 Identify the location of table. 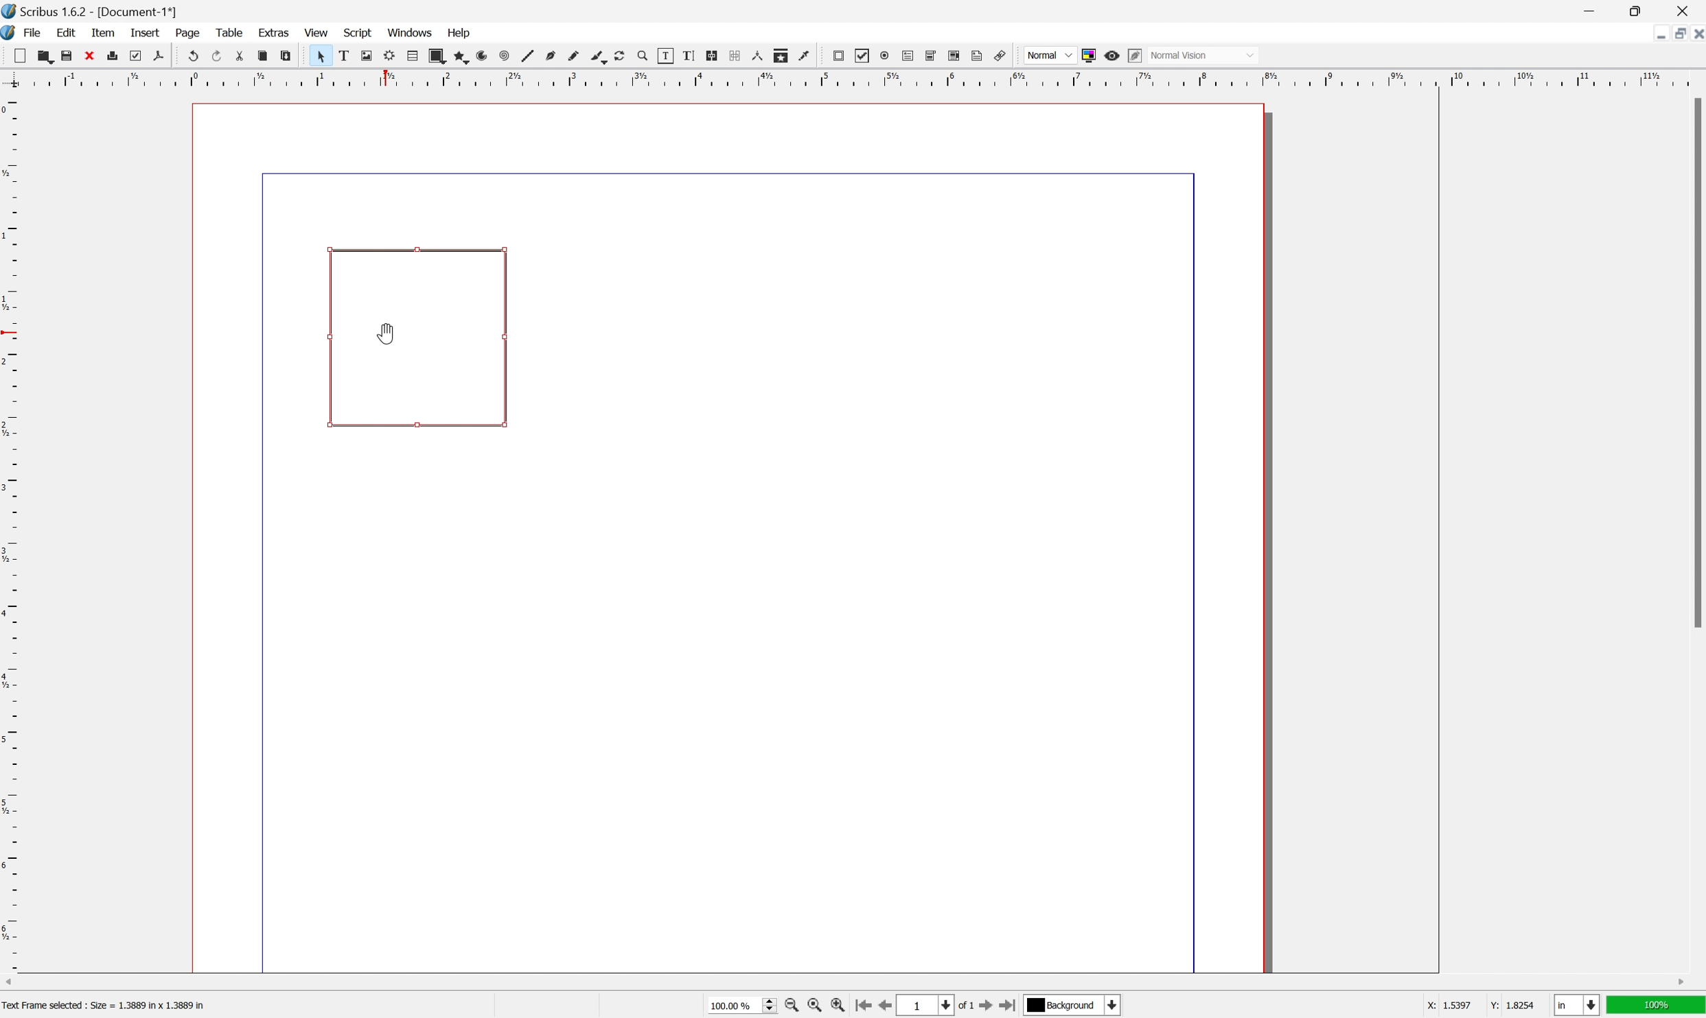
(413, 56).